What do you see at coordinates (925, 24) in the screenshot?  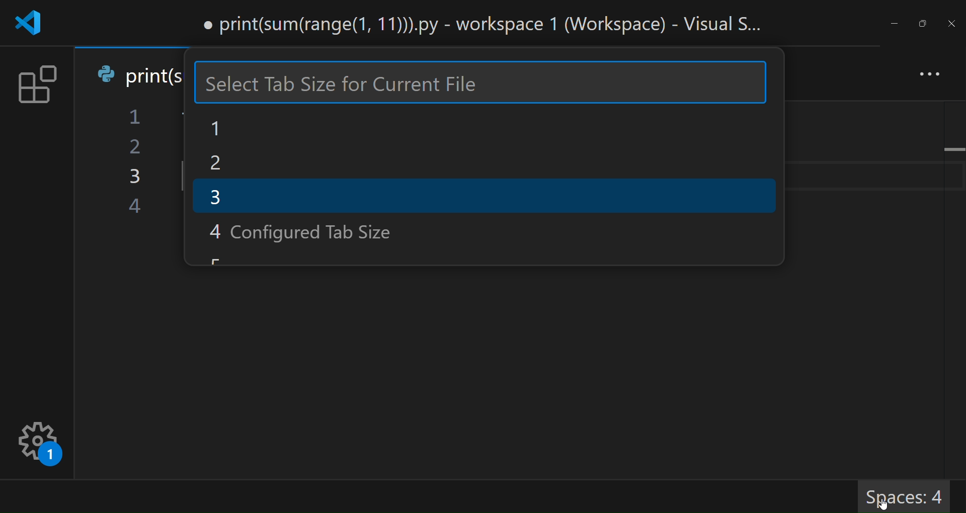 I see `maximize` at bounding box center [925, 24].